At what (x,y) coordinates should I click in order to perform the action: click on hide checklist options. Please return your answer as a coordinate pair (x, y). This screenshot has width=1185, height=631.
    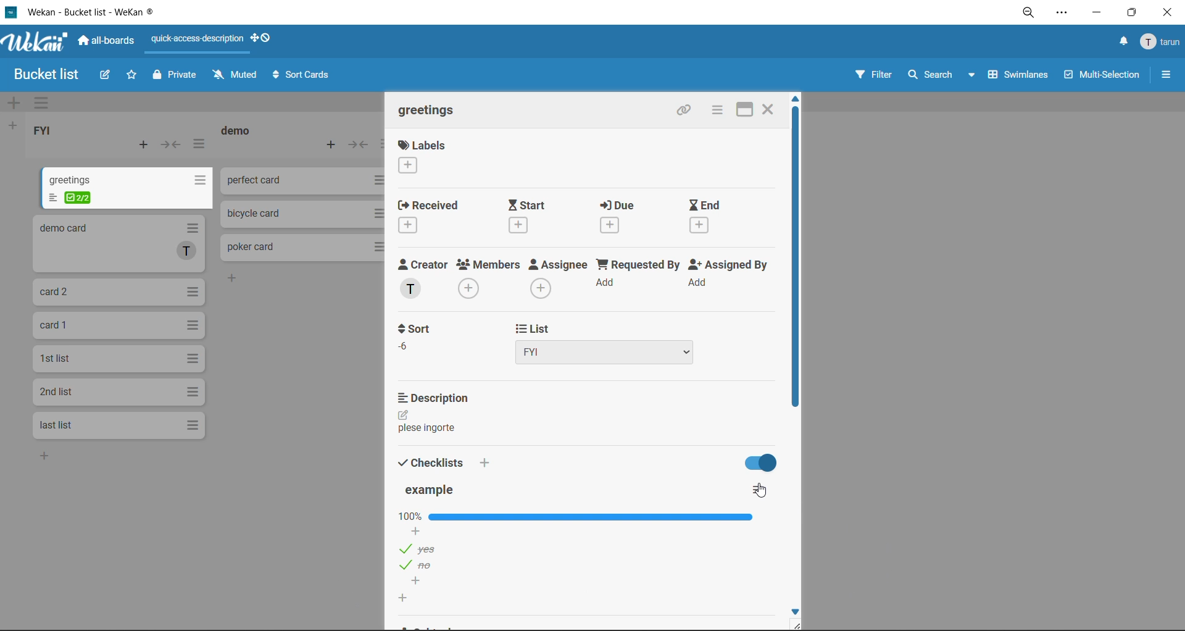
    Looking at the image, I should click on (763, 462).